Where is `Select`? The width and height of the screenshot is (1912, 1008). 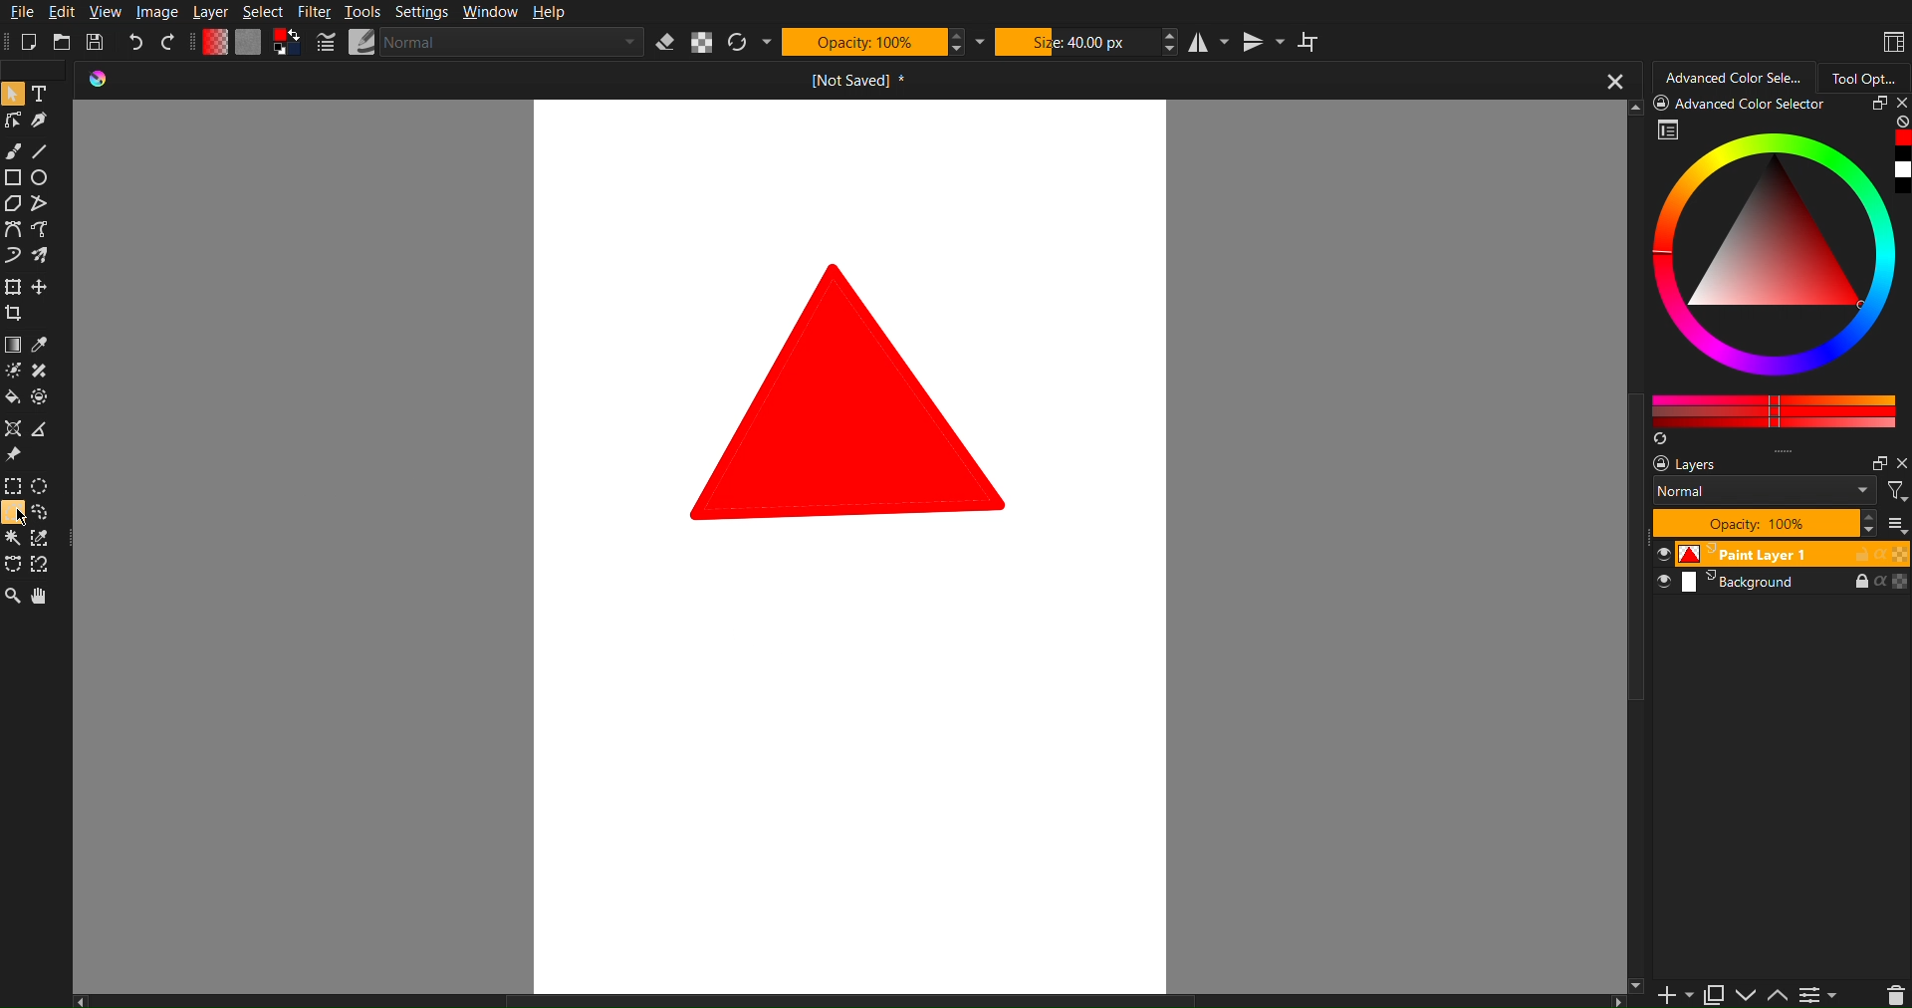 Select is located at coordinates (266, 12).